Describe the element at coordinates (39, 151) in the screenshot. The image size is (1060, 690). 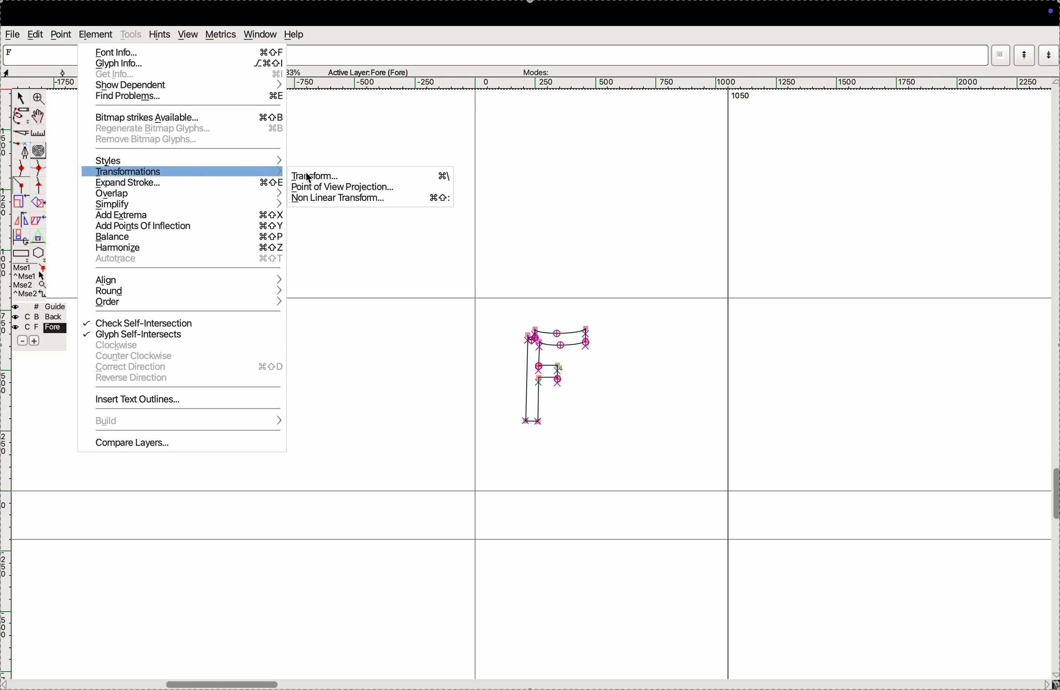
I see `curves` at that location.